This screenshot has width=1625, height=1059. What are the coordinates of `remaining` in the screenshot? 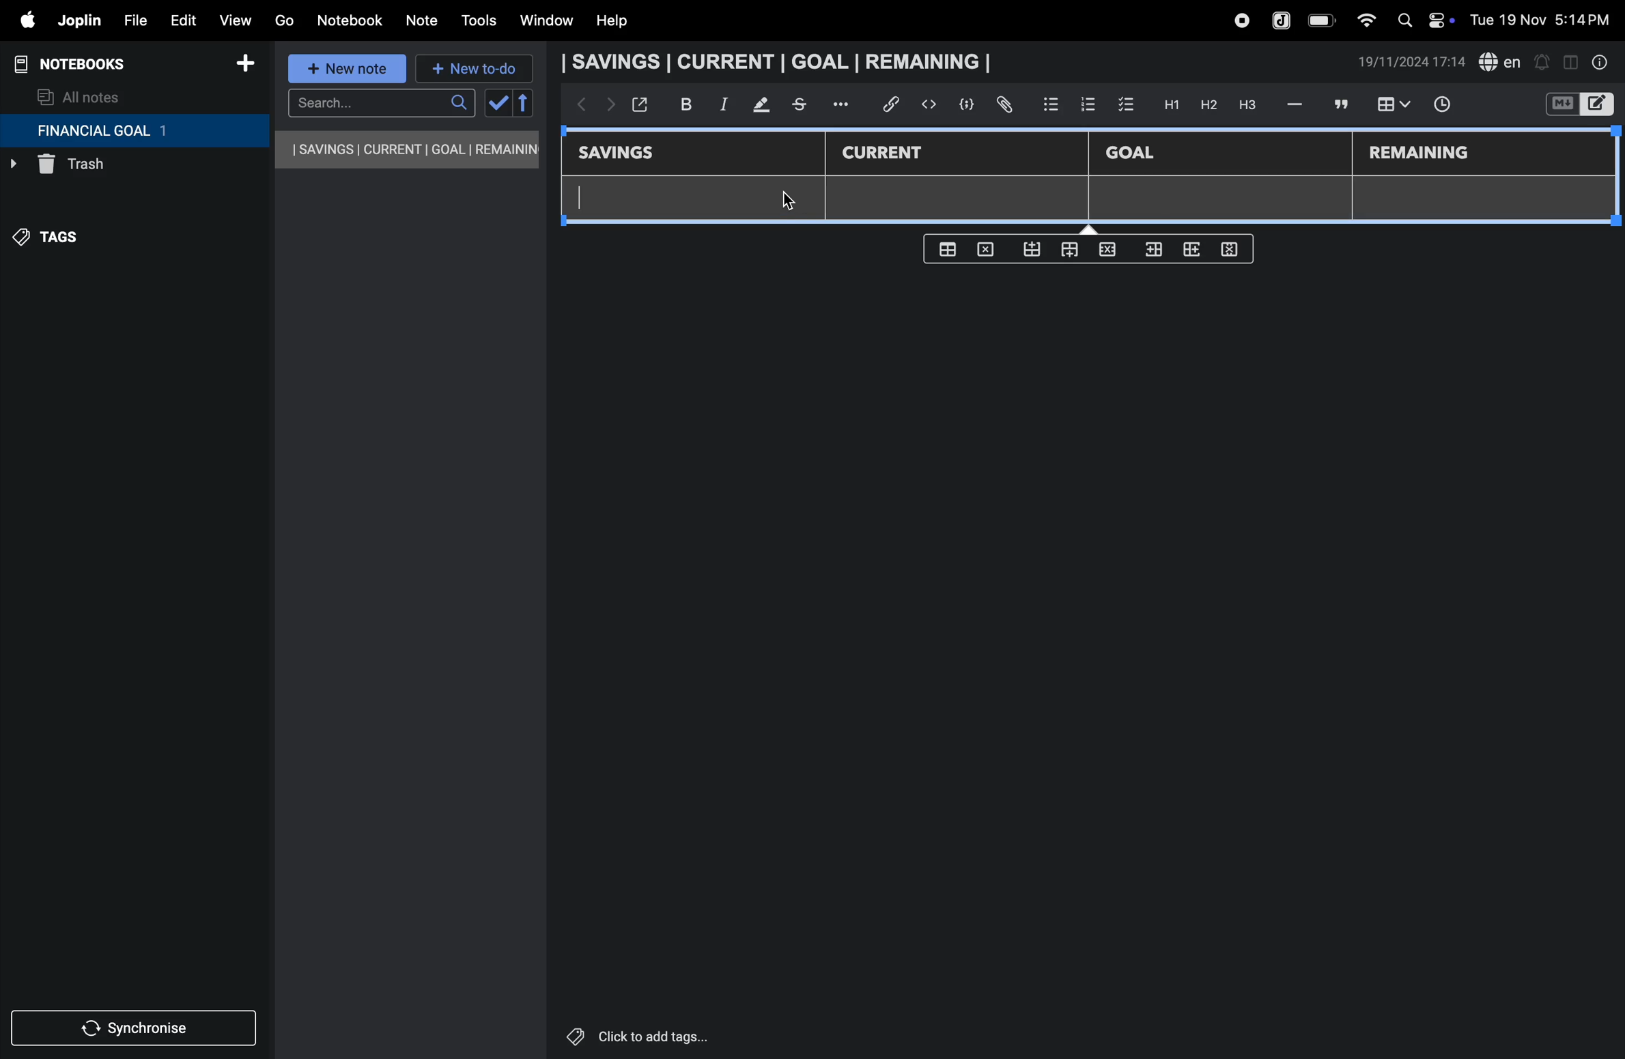 It's located at (1422, 154).